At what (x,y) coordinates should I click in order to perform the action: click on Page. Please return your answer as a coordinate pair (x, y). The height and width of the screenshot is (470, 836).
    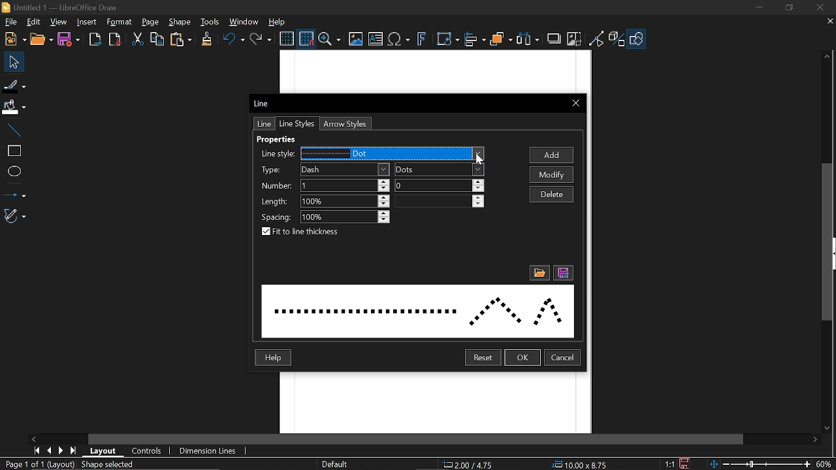
    Looking at the image, I should click on (150, 23).